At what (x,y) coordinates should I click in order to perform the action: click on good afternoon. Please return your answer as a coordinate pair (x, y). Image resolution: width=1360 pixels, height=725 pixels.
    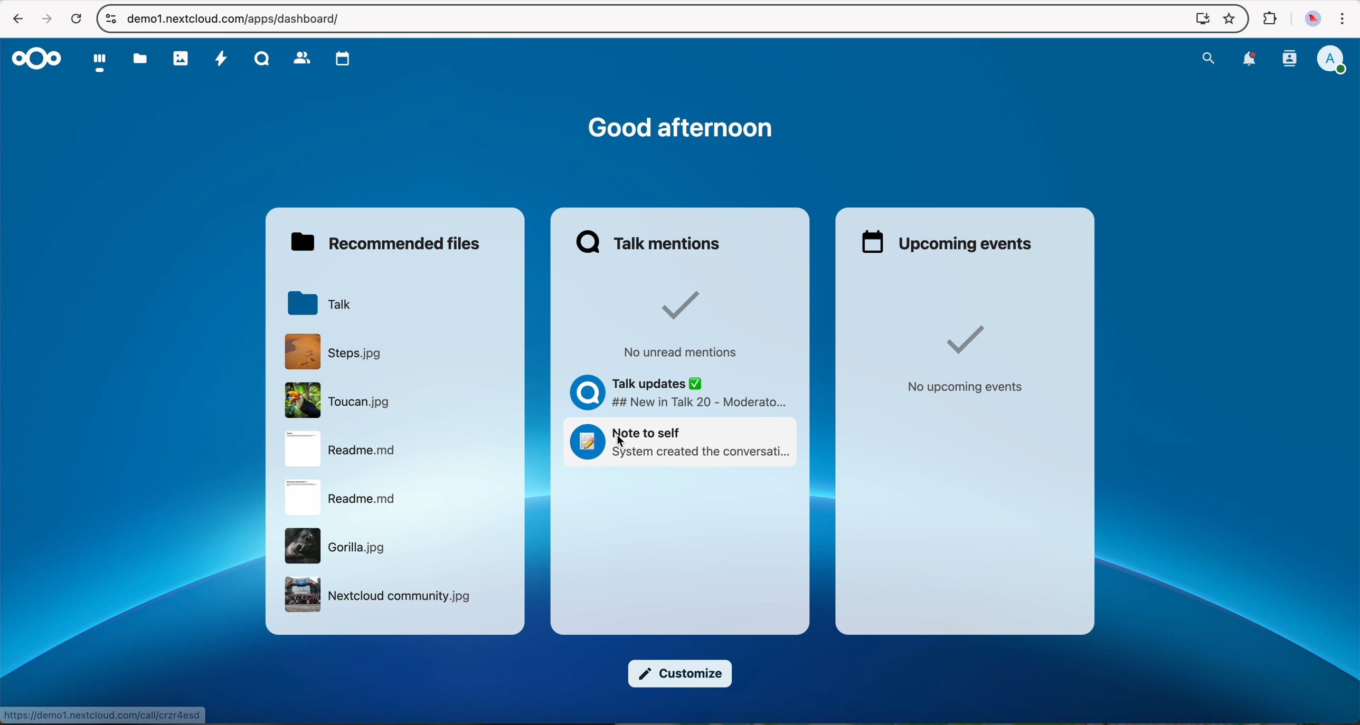
    Looking at the image, I should click on (681, 127).